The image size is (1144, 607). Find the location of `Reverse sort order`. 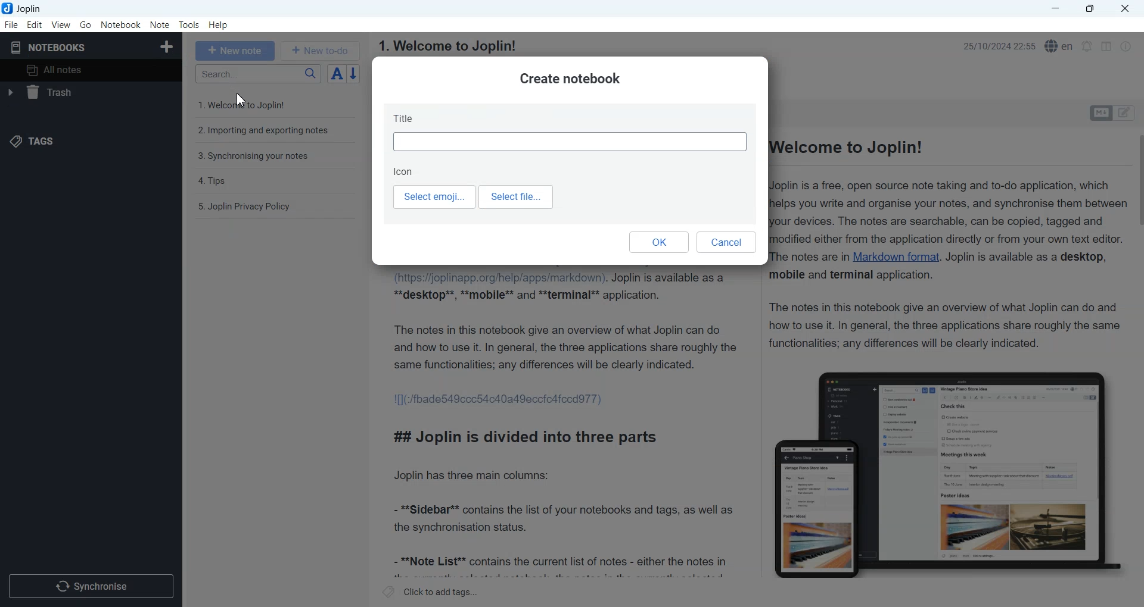

Reverse sort order is located at coordinates (355, 74).